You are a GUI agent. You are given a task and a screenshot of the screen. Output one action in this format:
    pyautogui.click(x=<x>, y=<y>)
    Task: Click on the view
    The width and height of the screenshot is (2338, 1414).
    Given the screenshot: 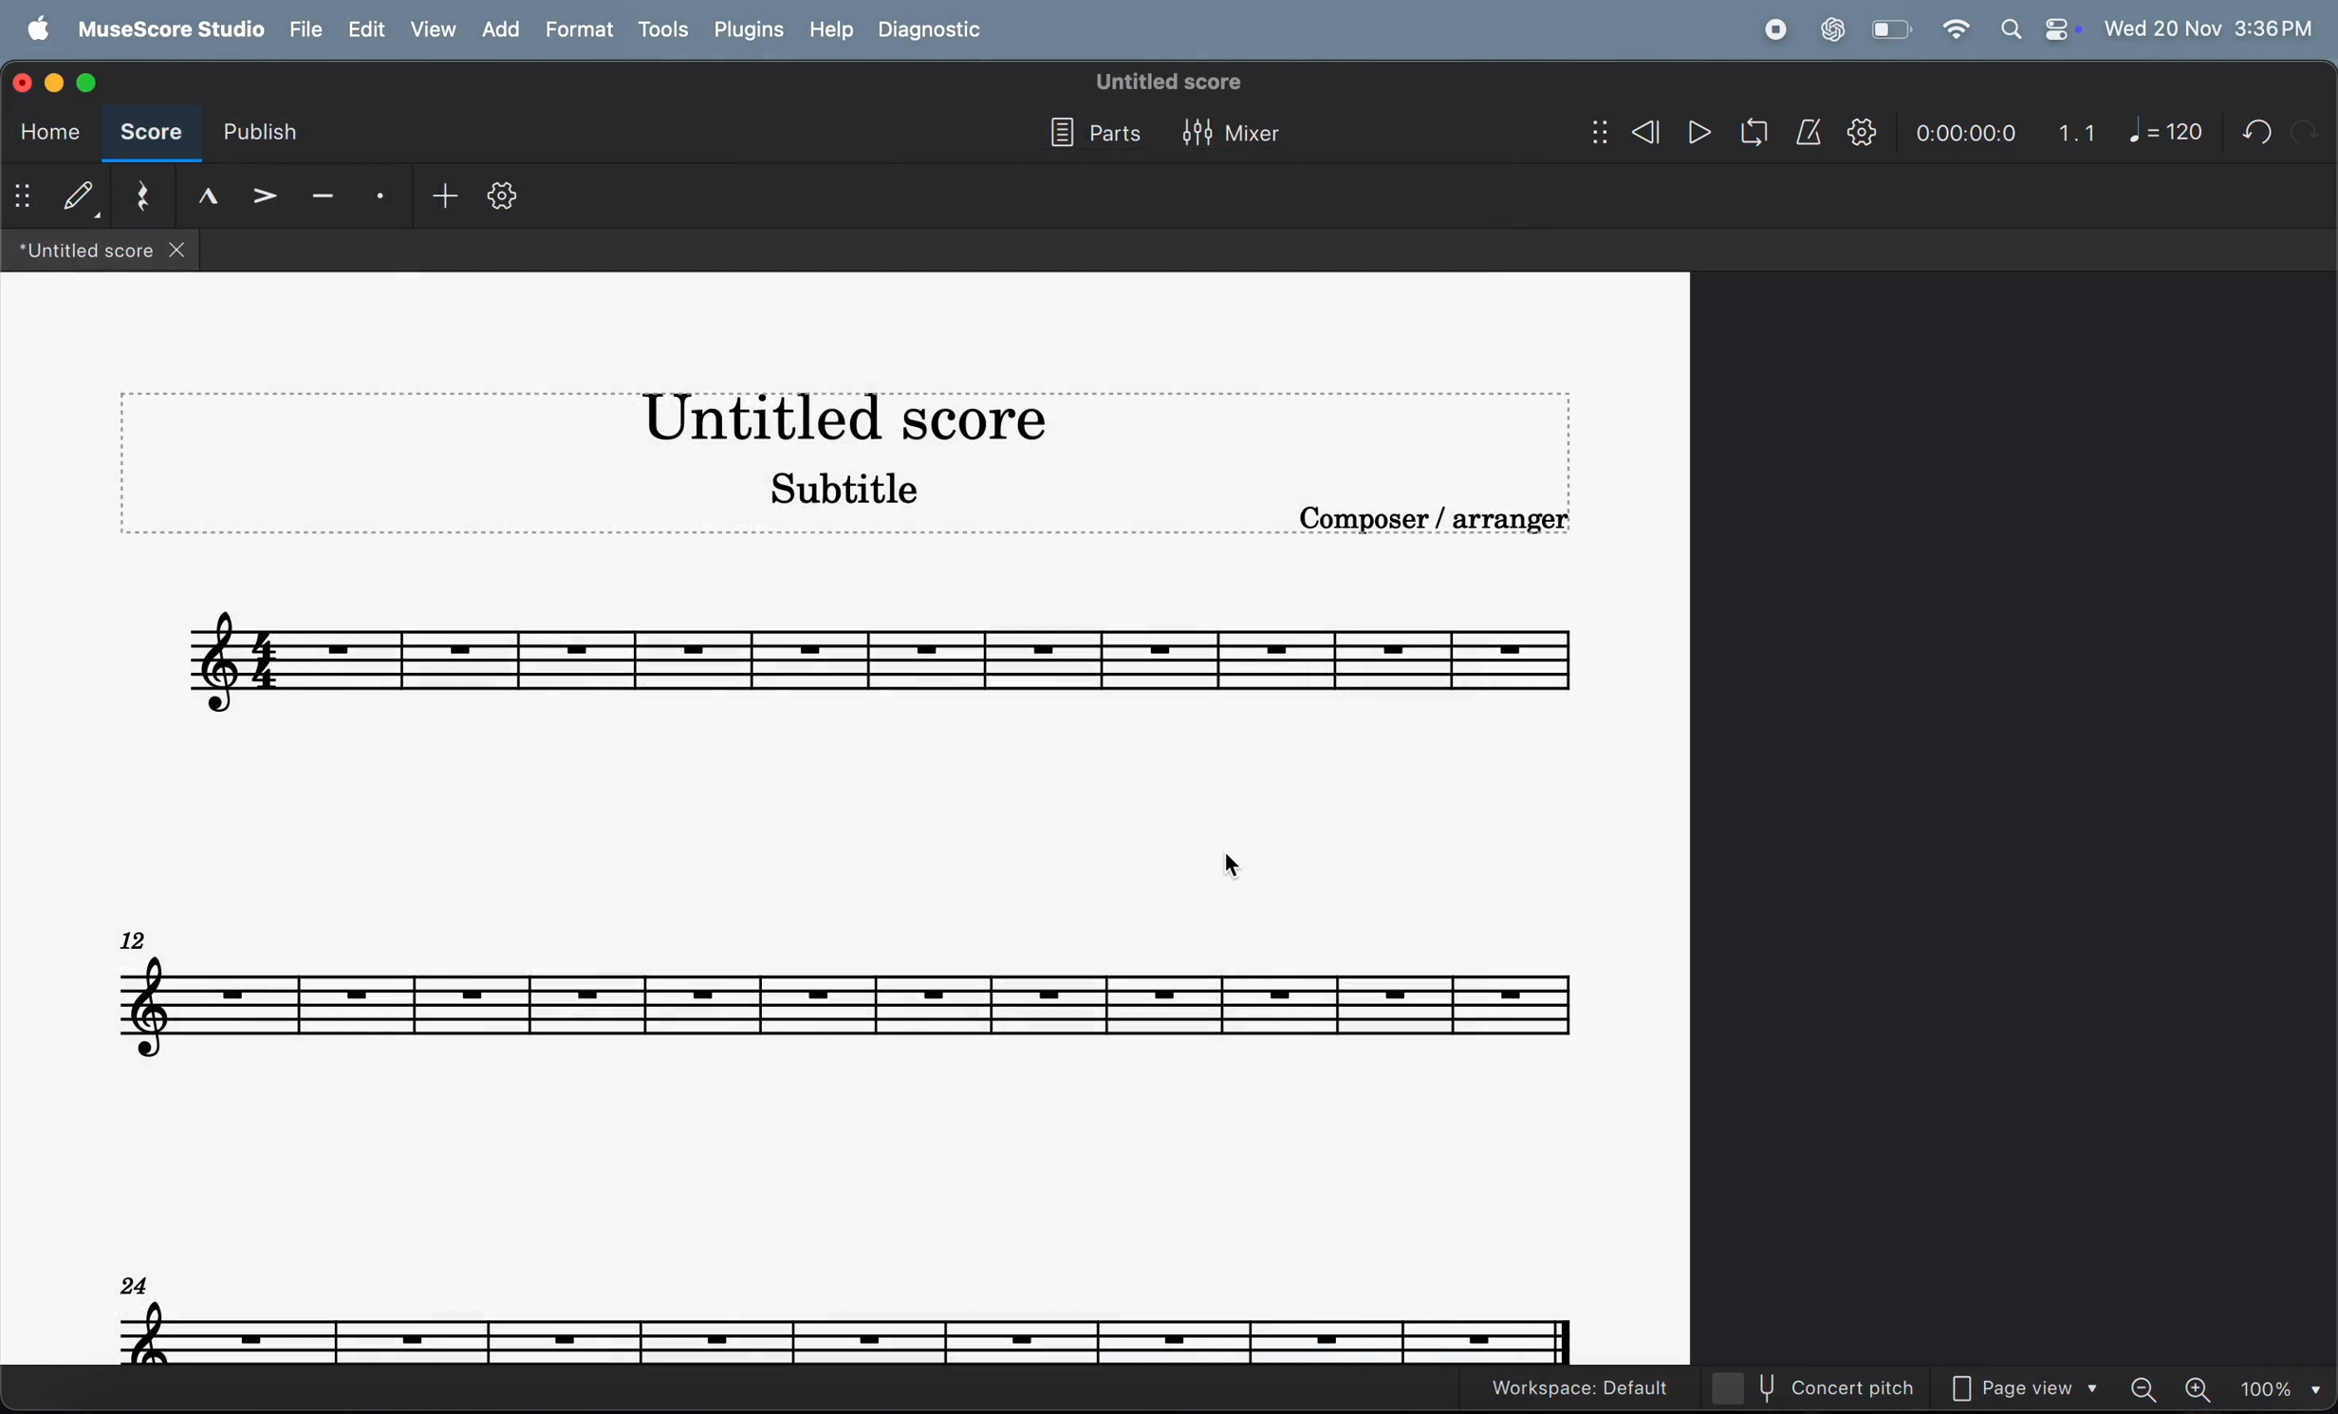 What is the action you would take?
    pyautogui.click(x=436, y=29)
    